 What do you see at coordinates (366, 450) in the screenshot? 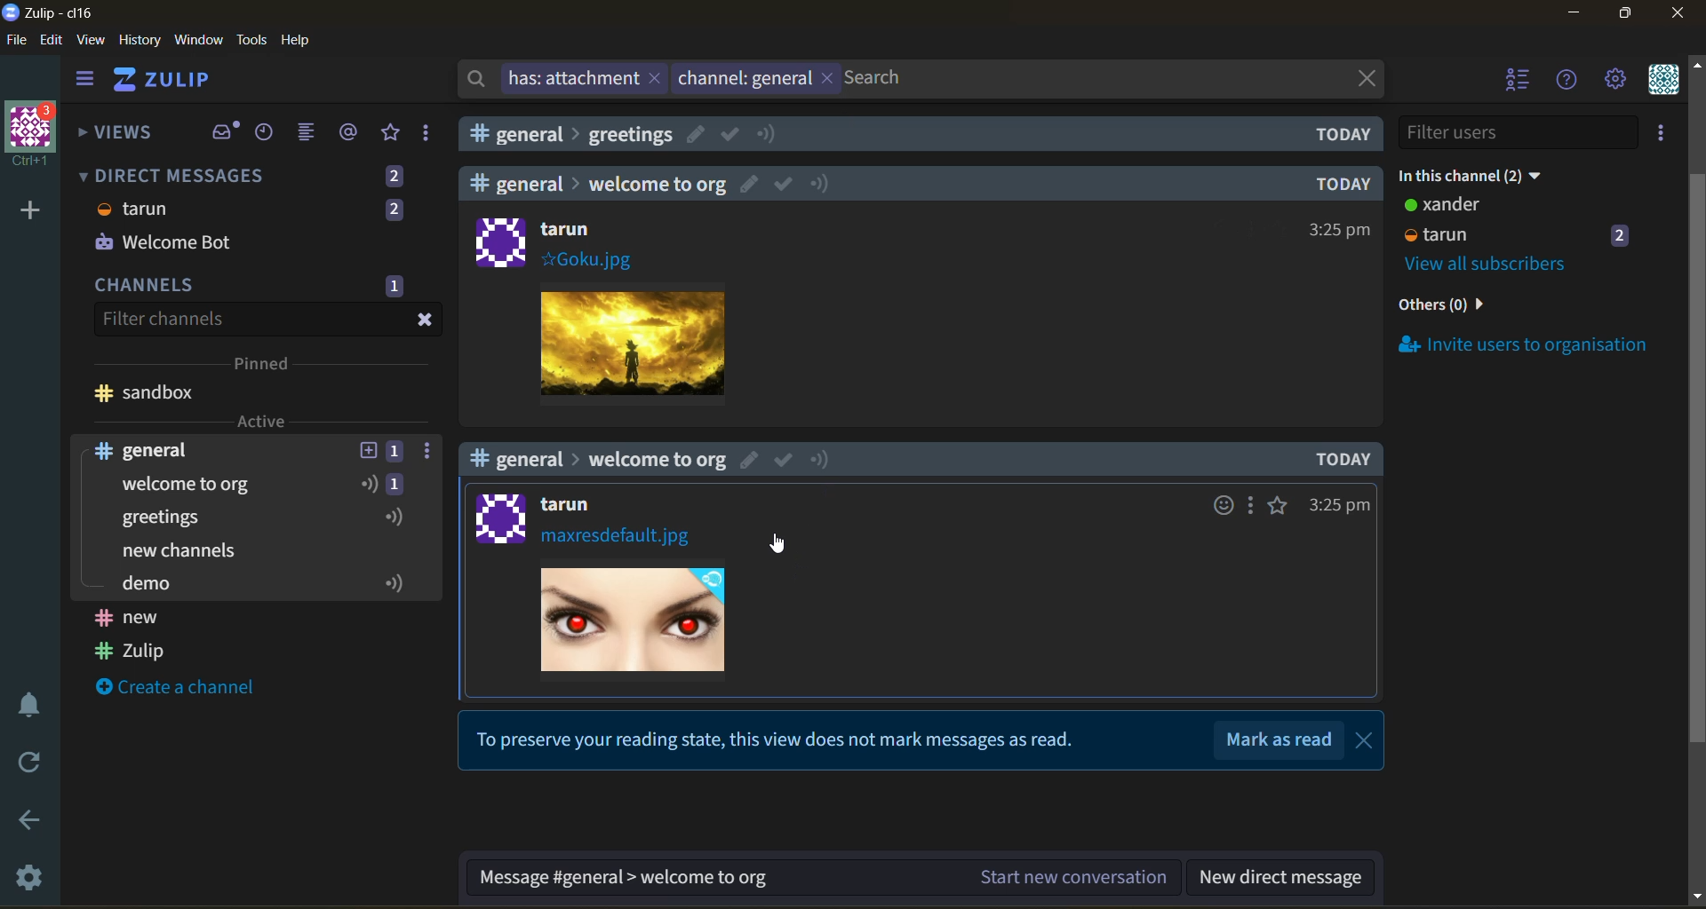
I see `add` at bounding box center [366, 450].